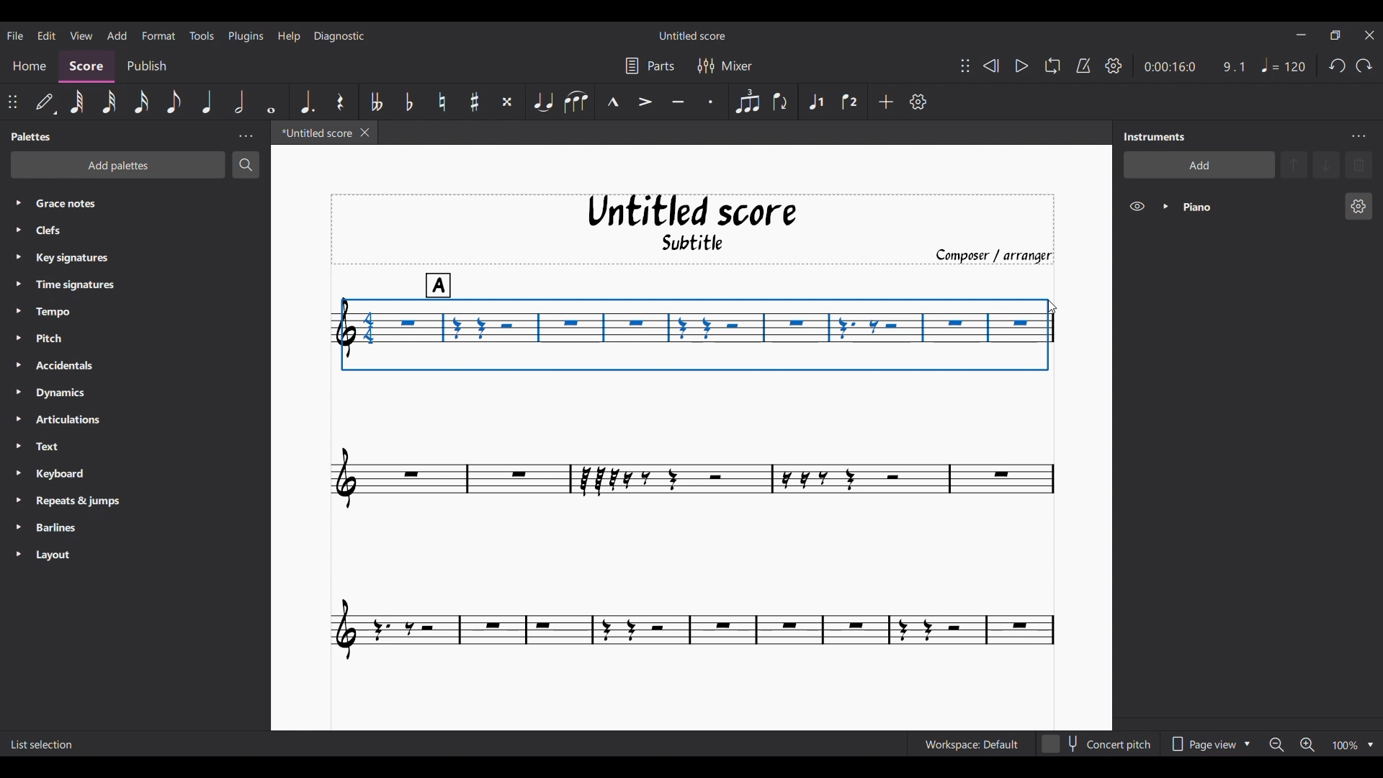  Describe the element at coordinates (14, 35) in the screenshot. I see `File menu` at that location.